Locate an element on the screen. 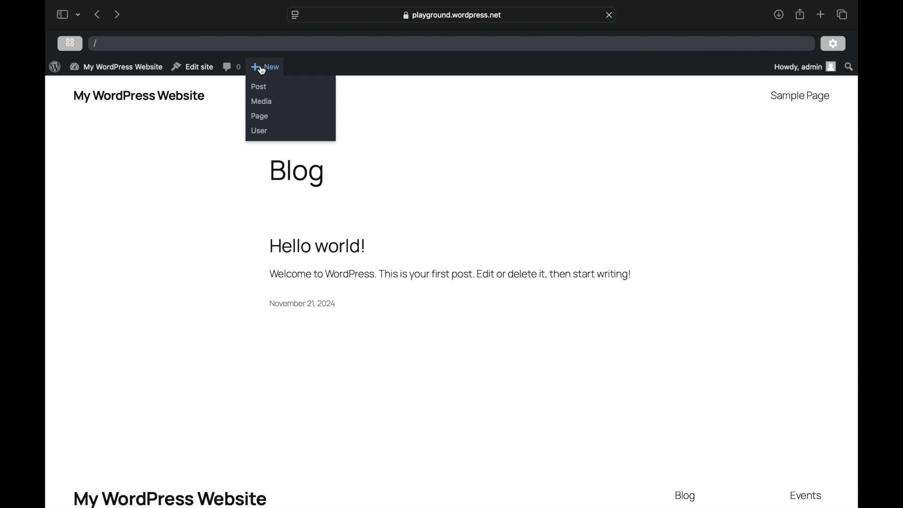 This screenshot has height=508, width=903. edit site is located at coordinates (192, 66).